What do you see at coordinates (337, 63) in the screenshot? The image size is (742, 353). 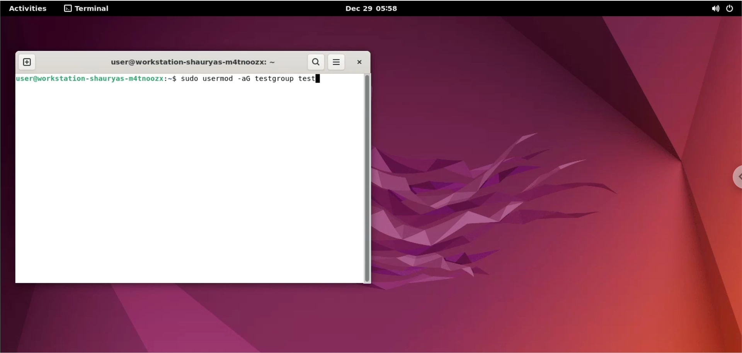 I see `more options` at bounding box center [337, 63].